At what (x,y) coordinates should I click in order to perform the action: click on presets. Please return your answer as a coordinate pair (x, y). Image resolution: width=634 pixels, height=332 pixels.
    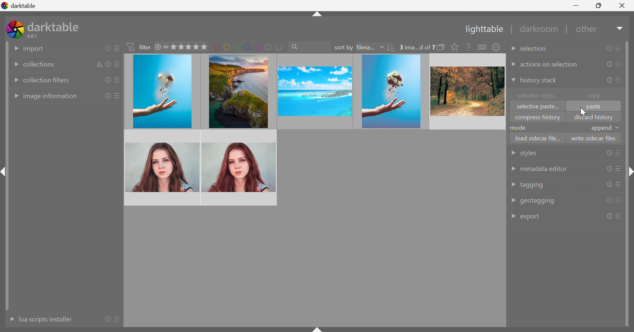
    Looking at the image, I should click on (619, 184).